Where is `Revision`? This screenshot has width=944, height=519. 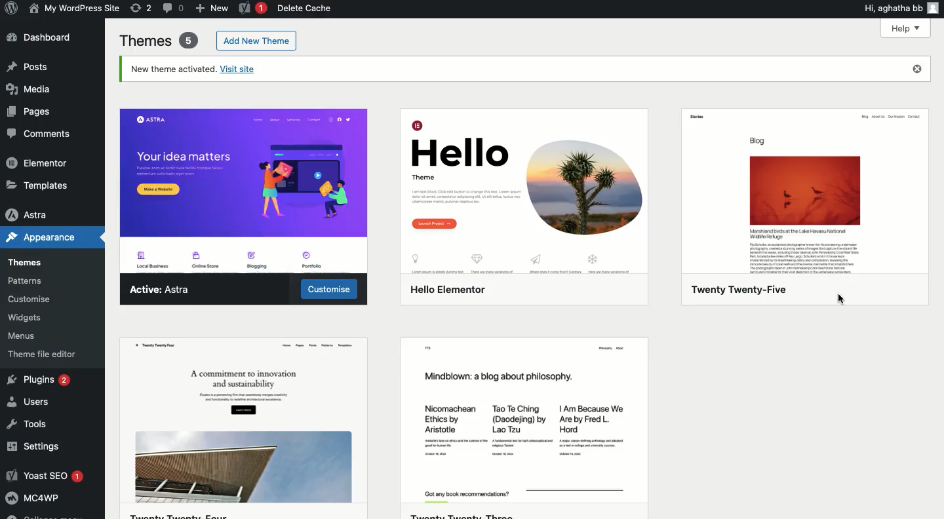
Revision is located at coordinates (142, 7).